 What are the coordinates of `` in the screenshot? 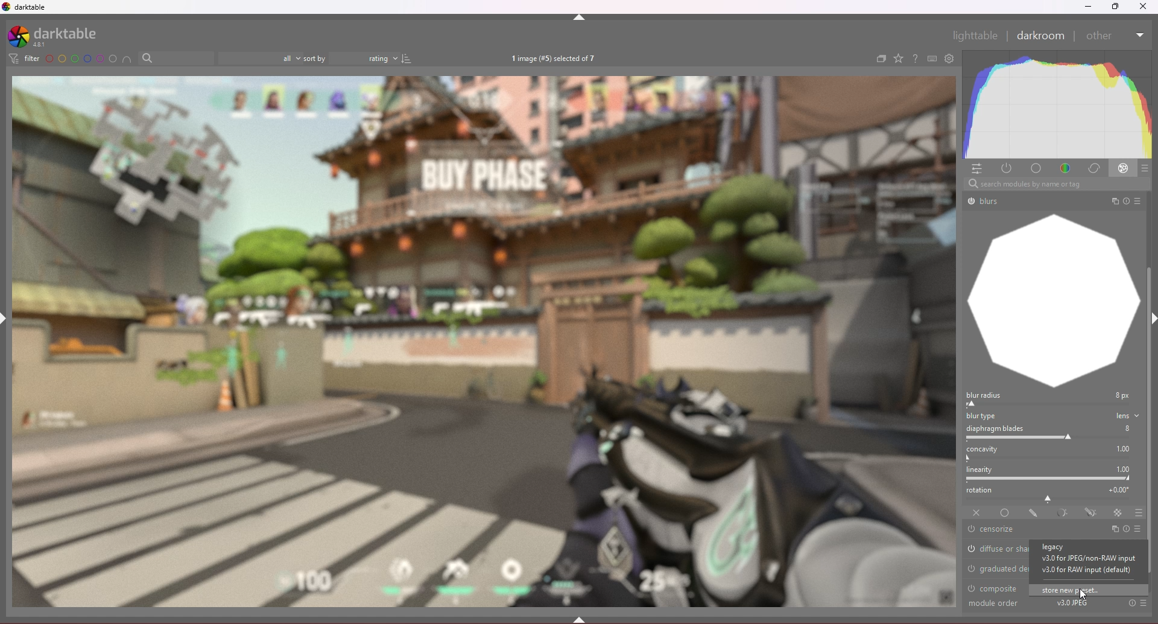 It's located at (1115, 201).